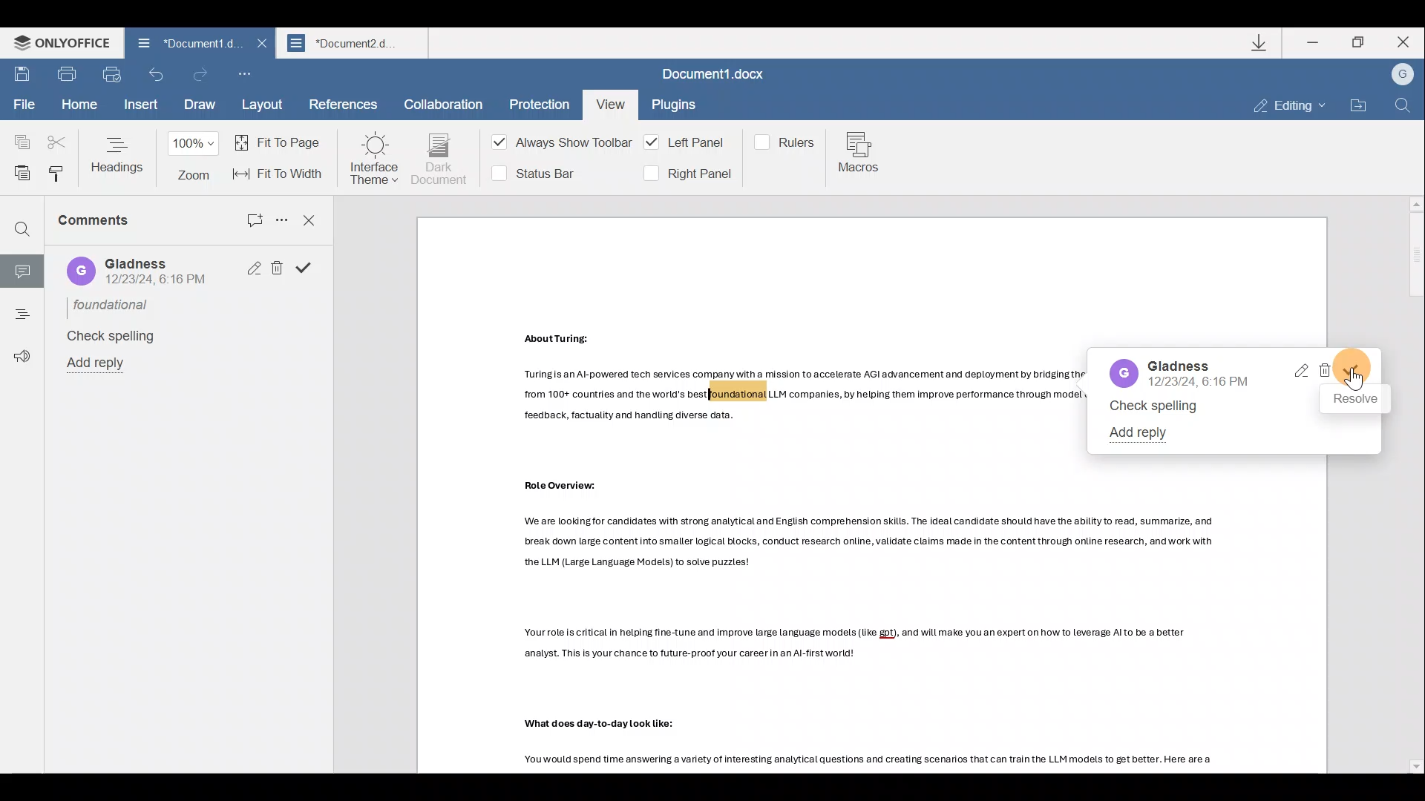 The image size is (1425, 801). What do you see at coordinates (113, 226) in the screenshot?
I see `Comments` at bounding box center [113, 226].